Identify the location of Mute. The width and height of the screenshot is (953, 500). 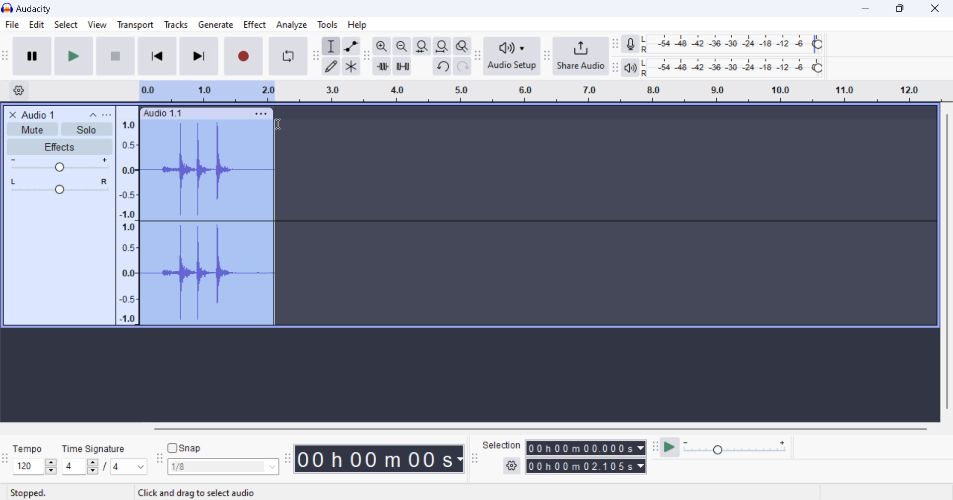
(34, 128).